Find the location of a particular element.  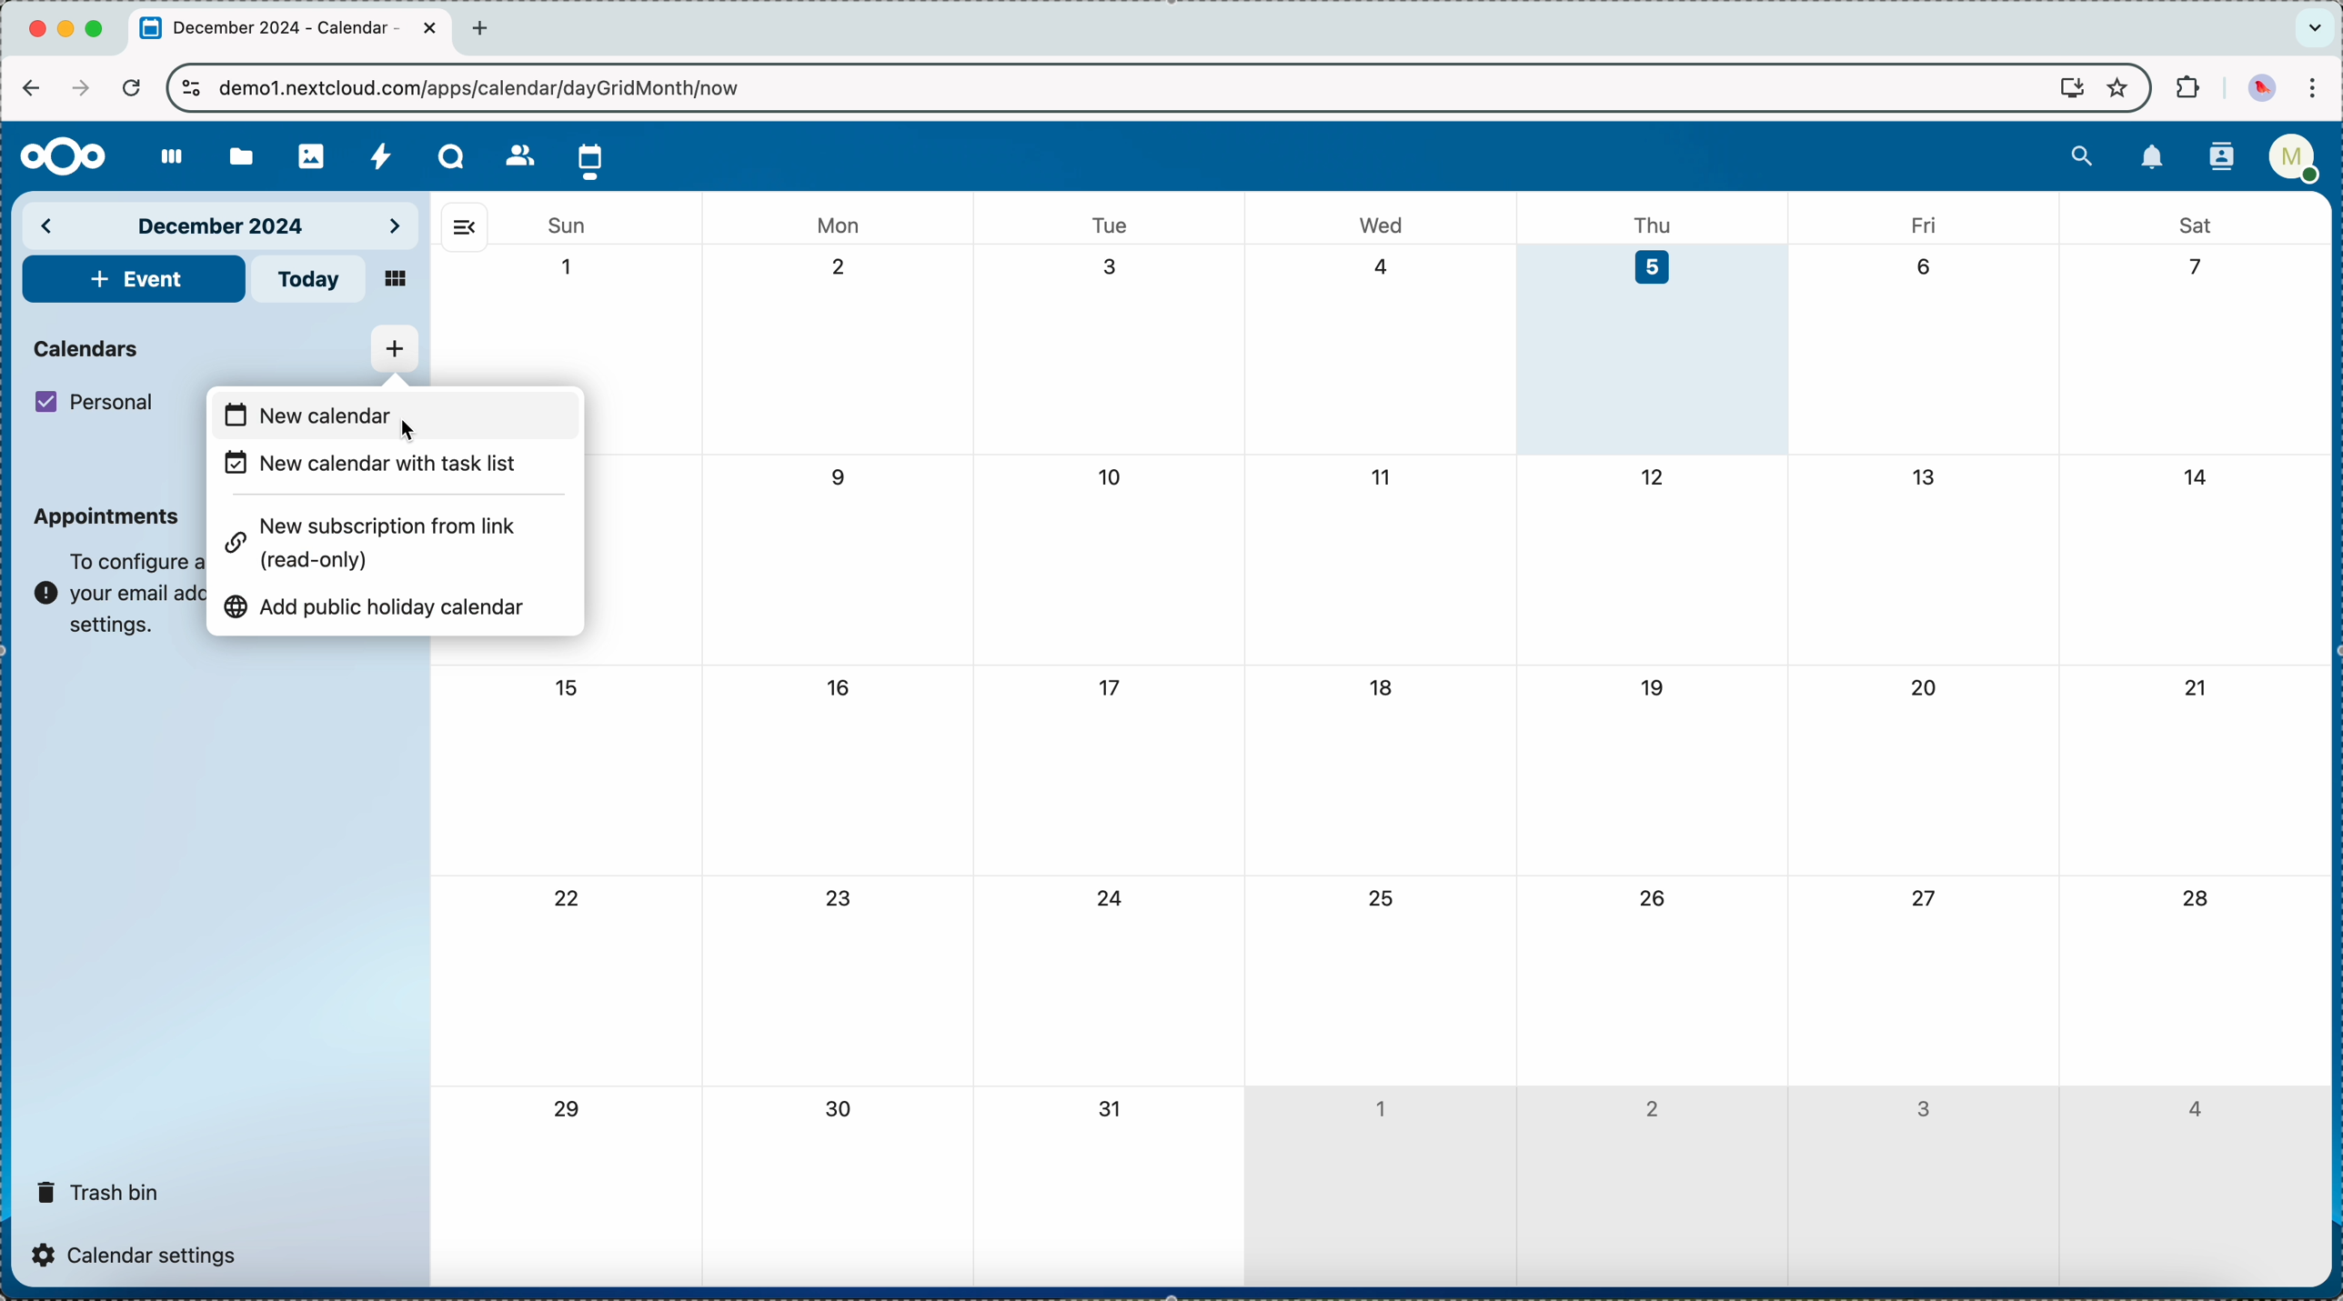

maximize is located at coordinates (98, 29).